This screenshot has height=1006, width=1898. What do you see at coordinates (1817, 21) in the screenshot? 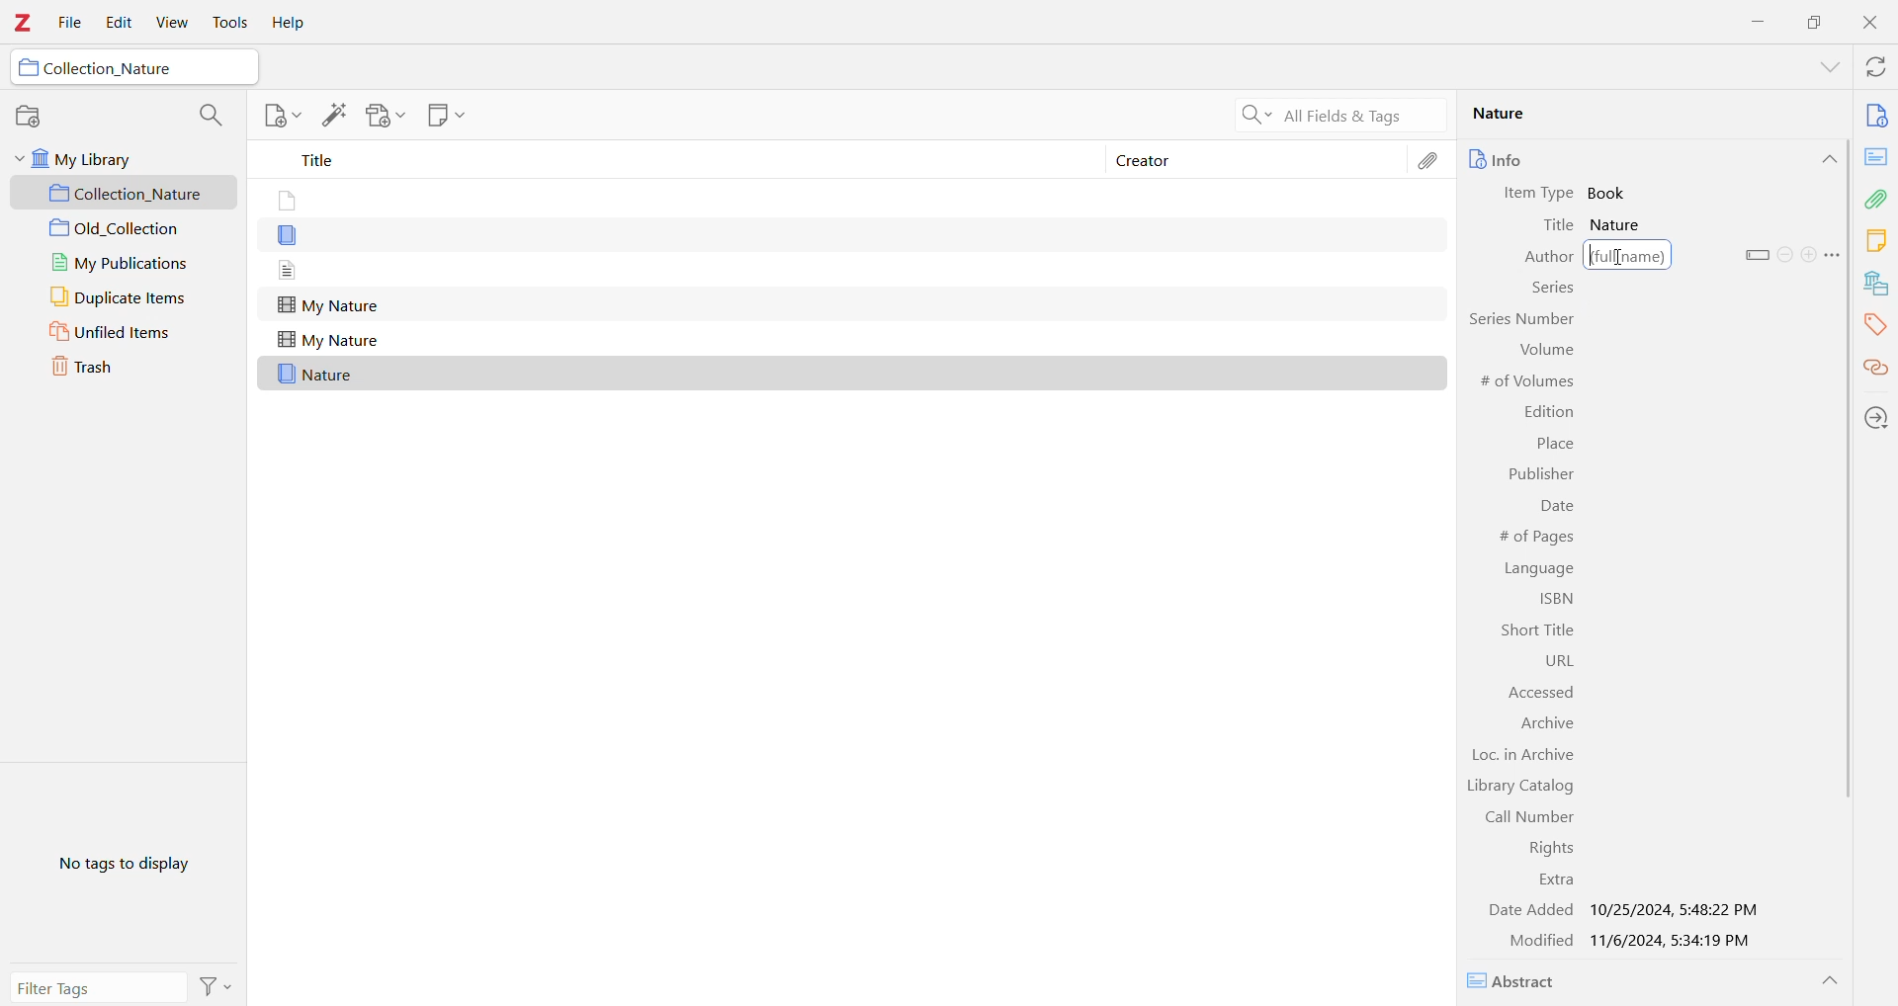
I see `Restore Down` at bounding box center [1817, 21].